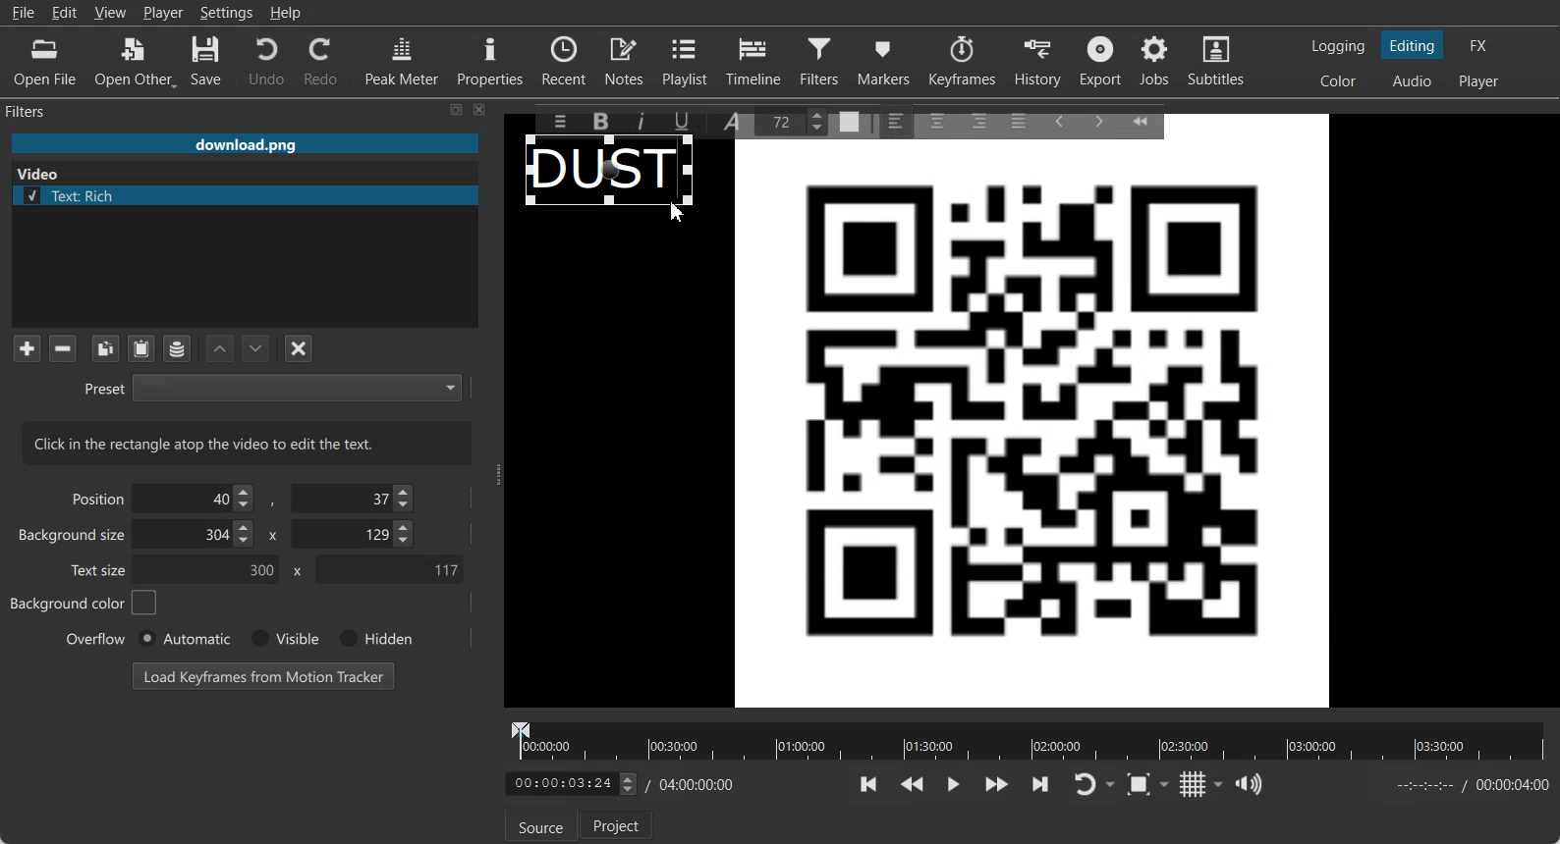 This screenshot has height=844, width=1560. What do you see at coordinates (270, 534) in the screenshot?
I see `x` at bounding box center [270, 534].